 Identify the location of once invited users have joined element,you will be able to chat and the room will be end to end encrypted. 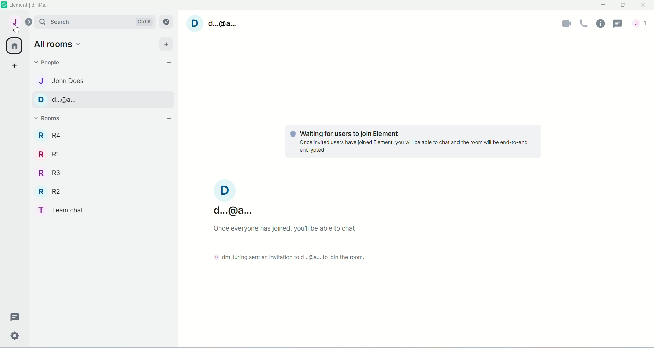
(417, 147).